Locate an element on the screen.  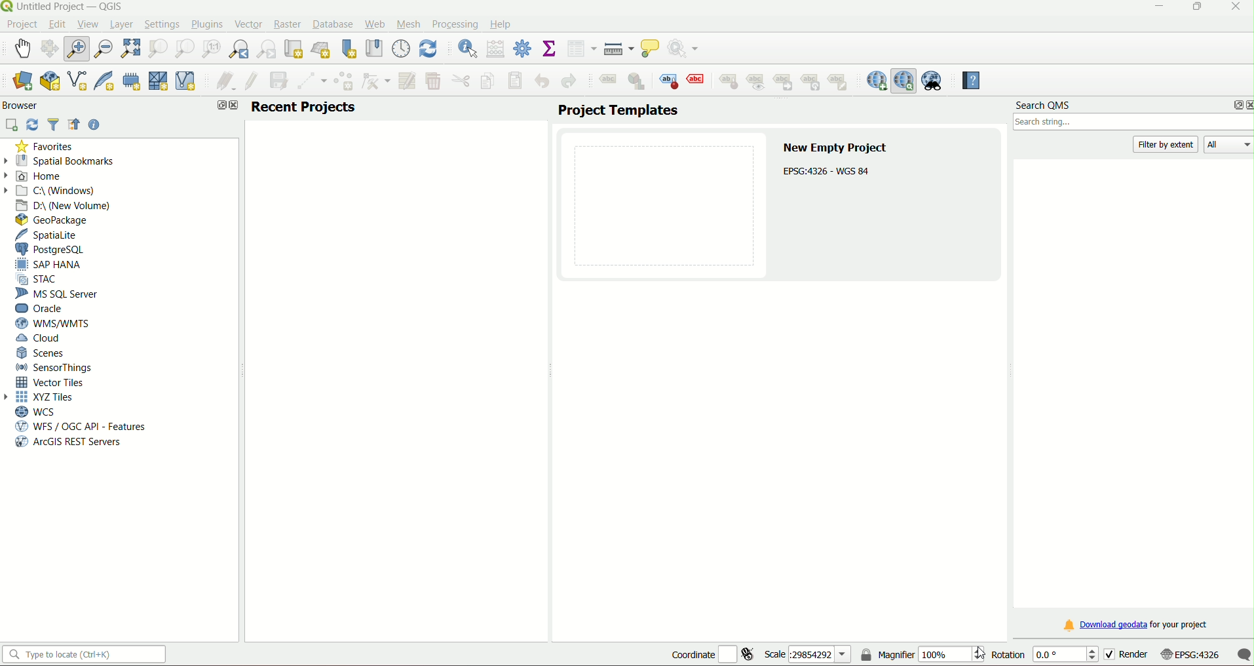
current edit is located at coordinates (222, 82).